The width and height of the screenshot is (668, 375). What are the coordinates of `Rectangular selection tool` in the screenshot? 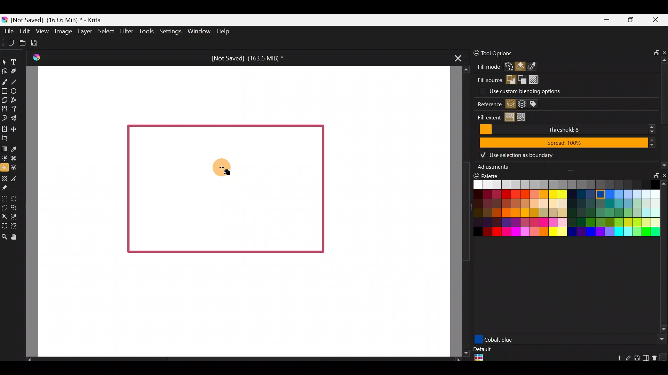 It's located at (6, 199).